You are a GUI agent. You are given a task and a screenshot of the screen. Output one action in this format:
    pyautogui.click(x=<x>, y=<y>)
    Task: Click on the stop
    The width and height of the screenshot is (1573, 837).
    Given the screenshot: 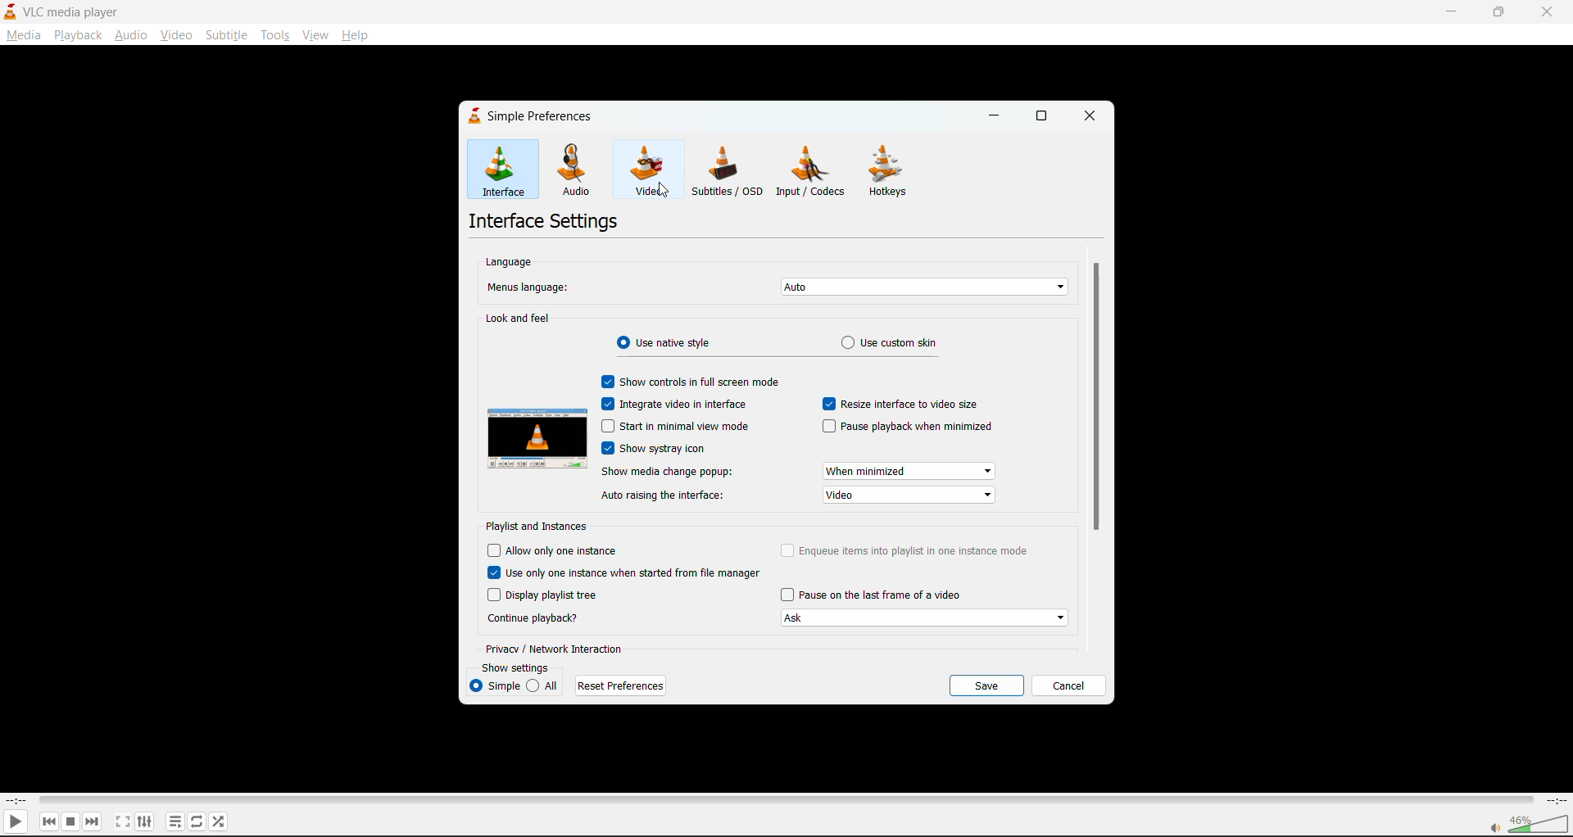 What is the action you would take?
    pyautogui.click(x=72, y=821)
    